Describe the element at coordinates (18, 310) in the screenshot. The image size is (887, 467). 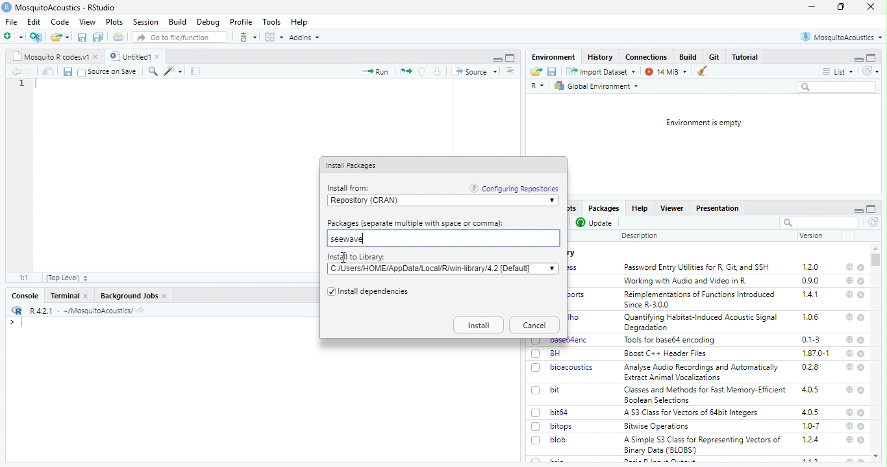
I see `logo` at that location.